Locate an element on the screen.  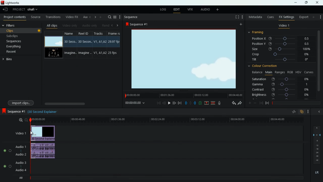
leave is located at coordinates (6, 9).